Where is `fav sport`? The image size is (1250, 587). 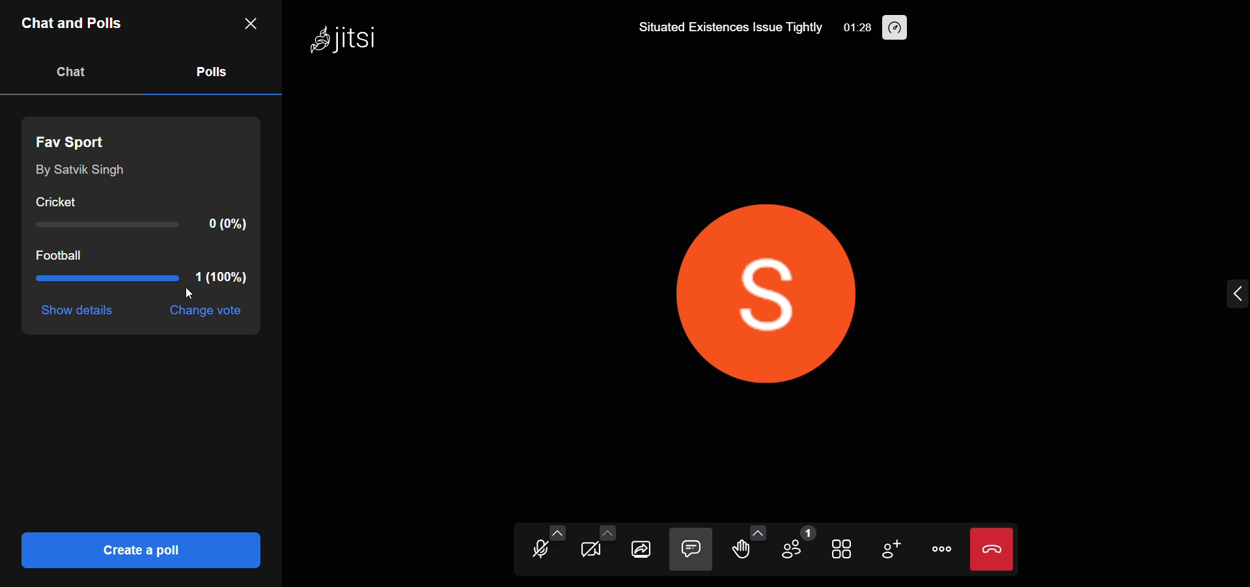 fav sport is located at coordinates (77, 140).